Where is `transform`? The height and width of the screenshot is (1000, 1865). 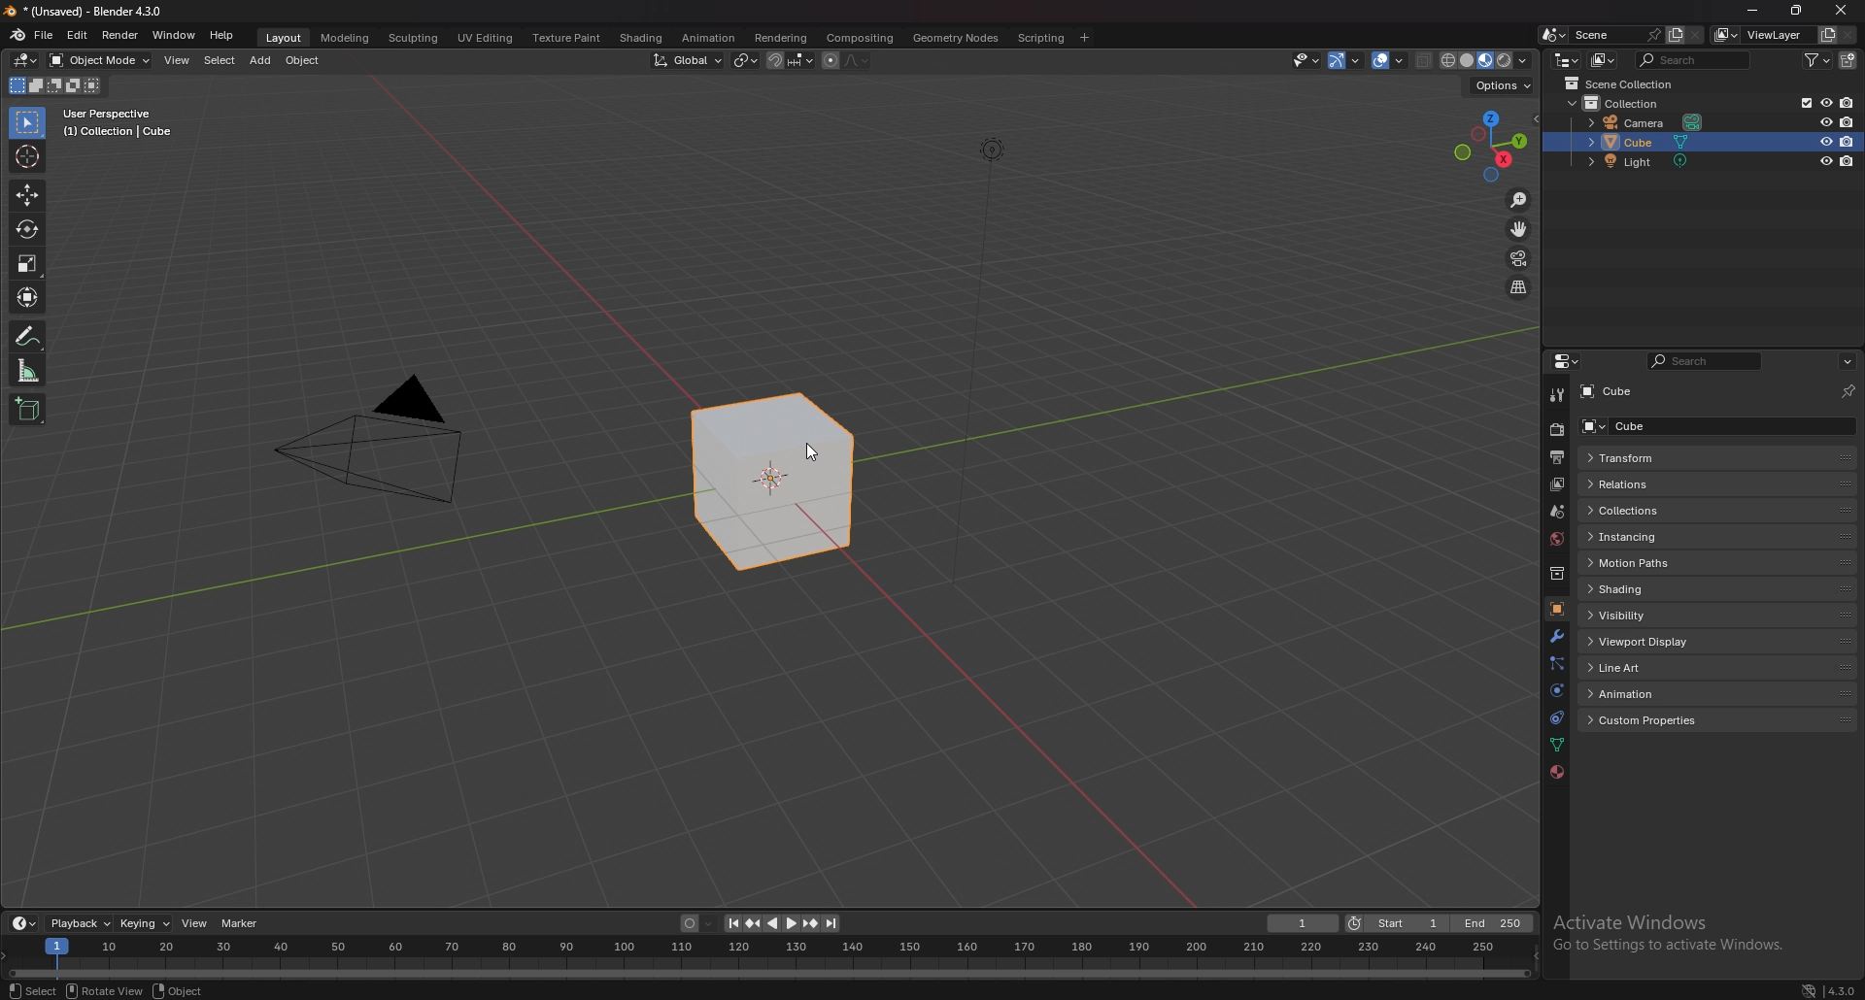 transform is located at coordinates (1687, 459).